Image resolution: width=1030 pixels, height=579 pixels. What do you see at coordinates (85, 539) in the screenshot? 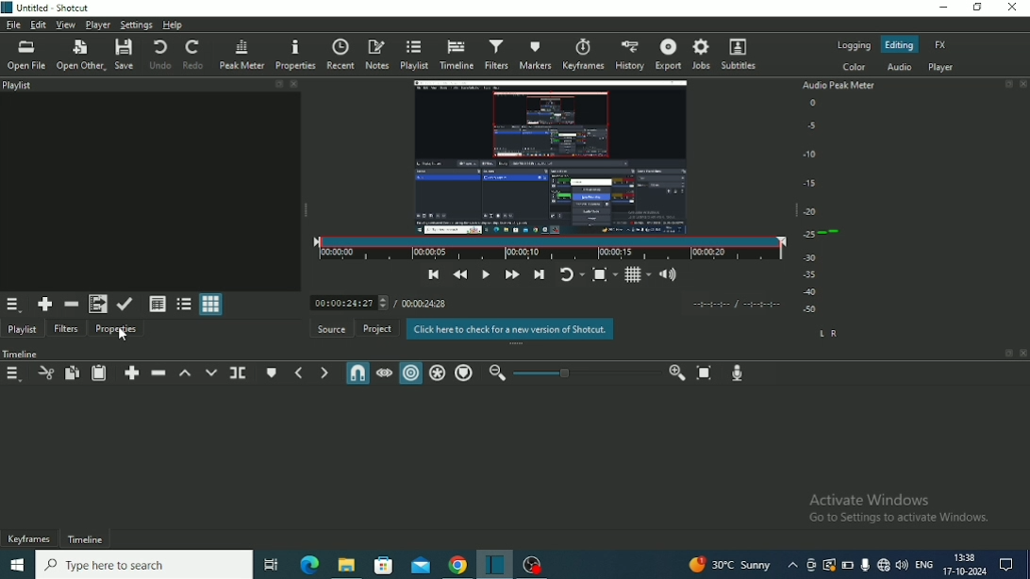
I see `Timeline` at bounding box center [85, 539].